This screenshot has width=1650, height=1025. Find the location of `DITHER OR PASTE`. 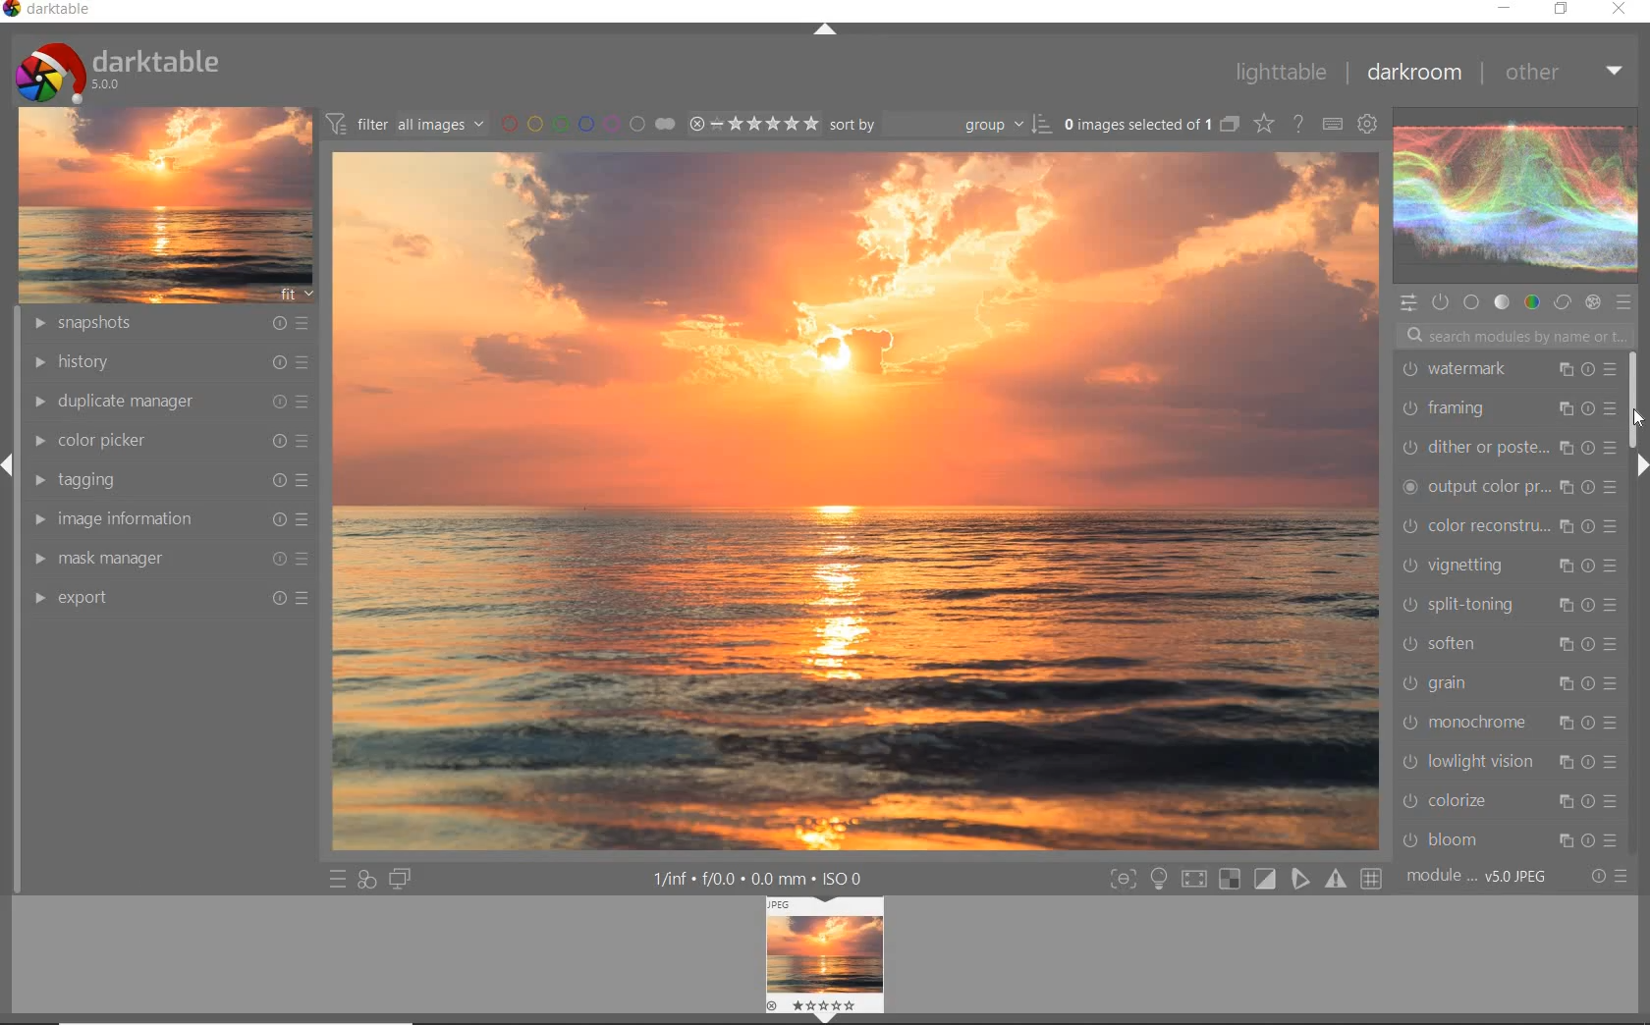

DITHER OR PASTE is located at coordinates (1509, 446).